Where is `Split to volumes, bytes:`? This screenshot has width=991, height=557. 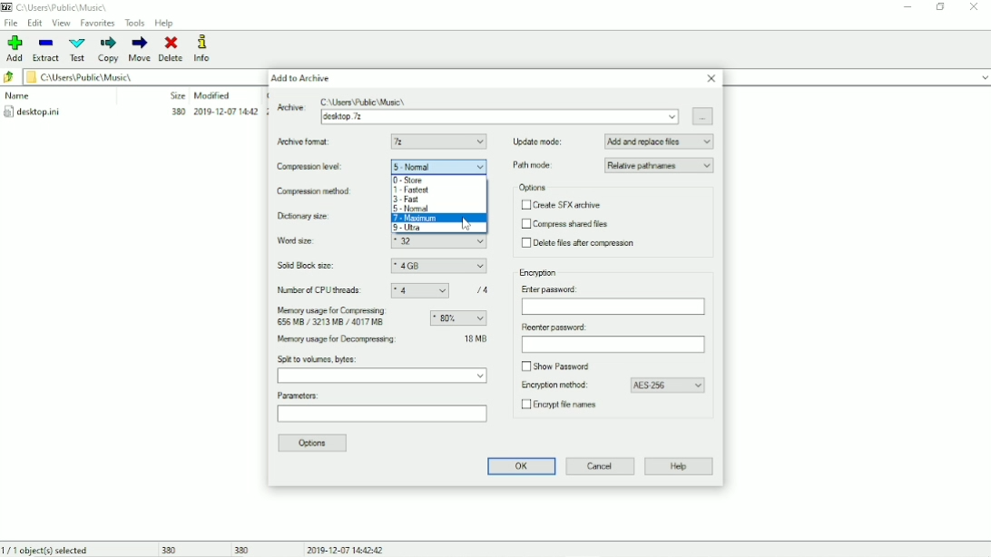
Split to volumes, bytes: is located at coordinates (319, 359).